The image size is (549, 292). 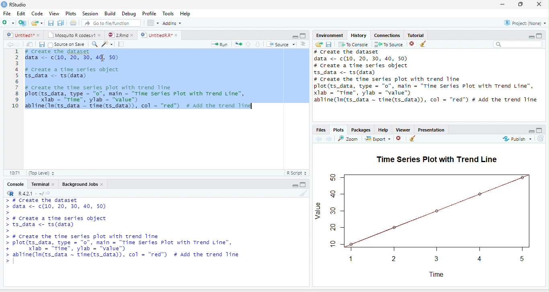 What do you see at coordinates (73, 23) in the screenshot?
I see `Print the current file` at bounding box center [73, 23].